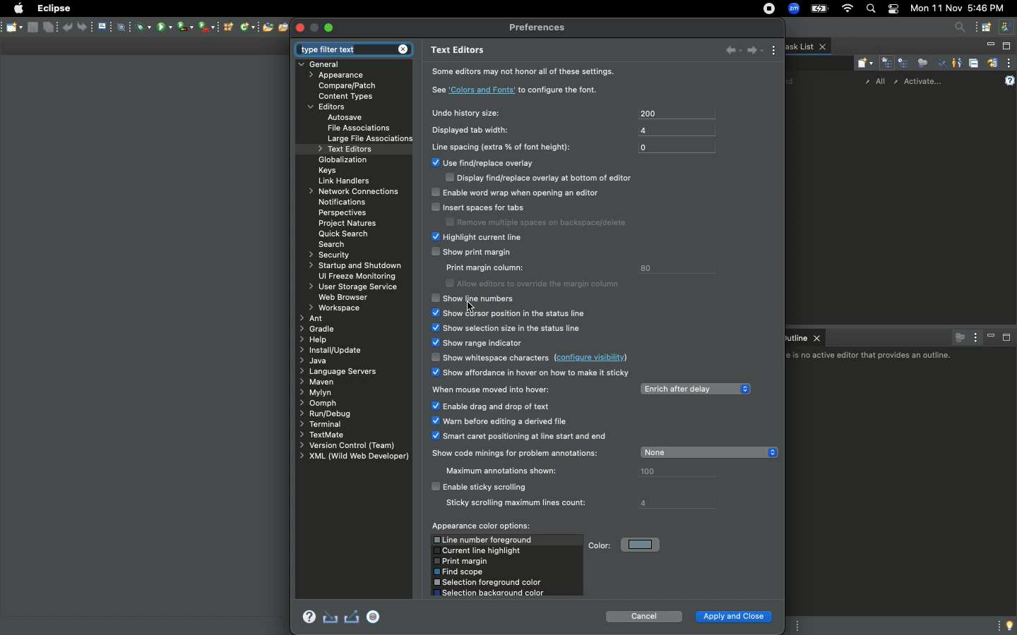 The width and height of the screenshot is (1017, 635). Describe the element at coordinates (328, 434) in the screenshot. I see `Text mate` at that location.